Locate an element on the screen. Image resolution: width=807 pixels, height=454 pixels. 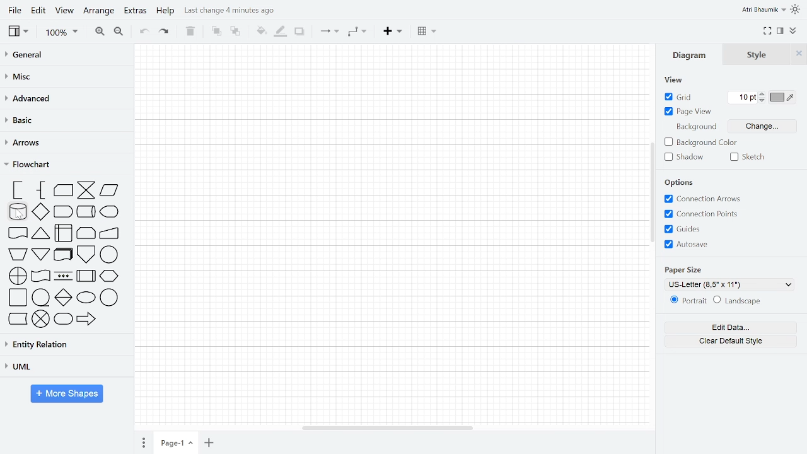
Sketch is located at coordinates (748, 158).